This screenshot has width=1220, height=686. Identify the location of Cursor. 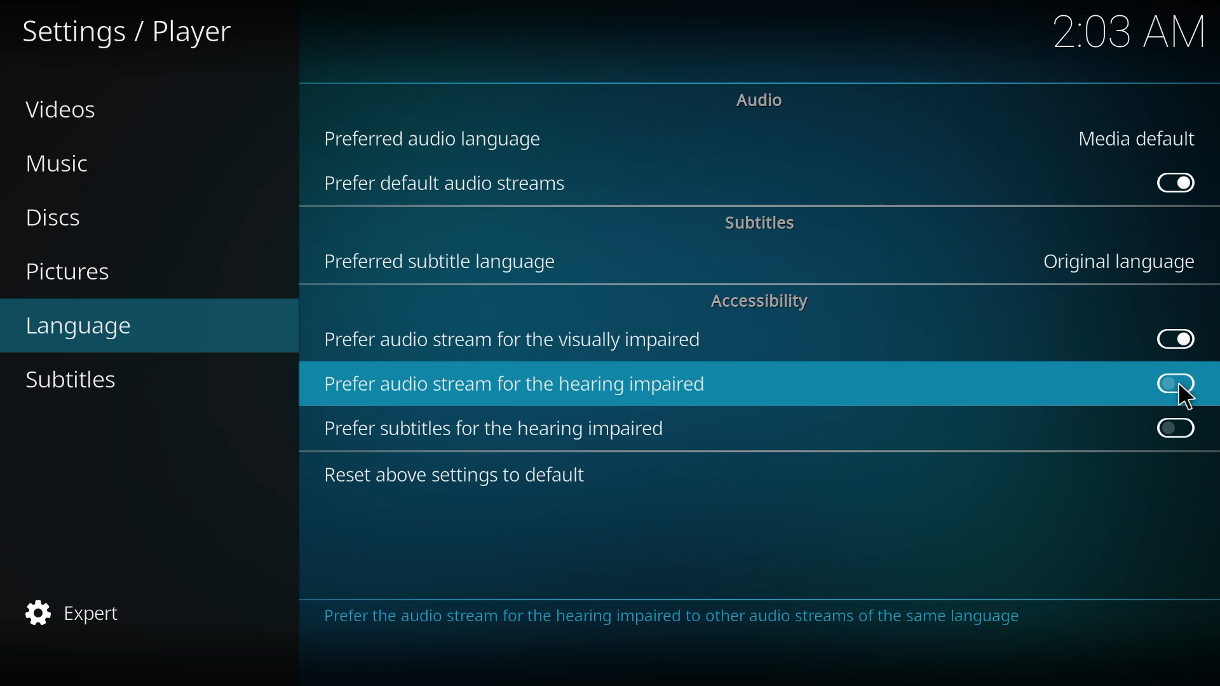
(1186, 396).